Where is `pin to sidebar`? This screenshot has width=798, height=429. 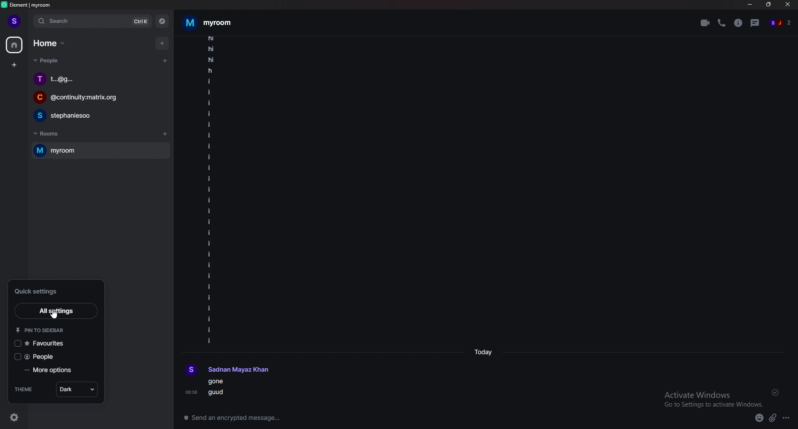 pin to sidebar is located at coordinates (40, 329).